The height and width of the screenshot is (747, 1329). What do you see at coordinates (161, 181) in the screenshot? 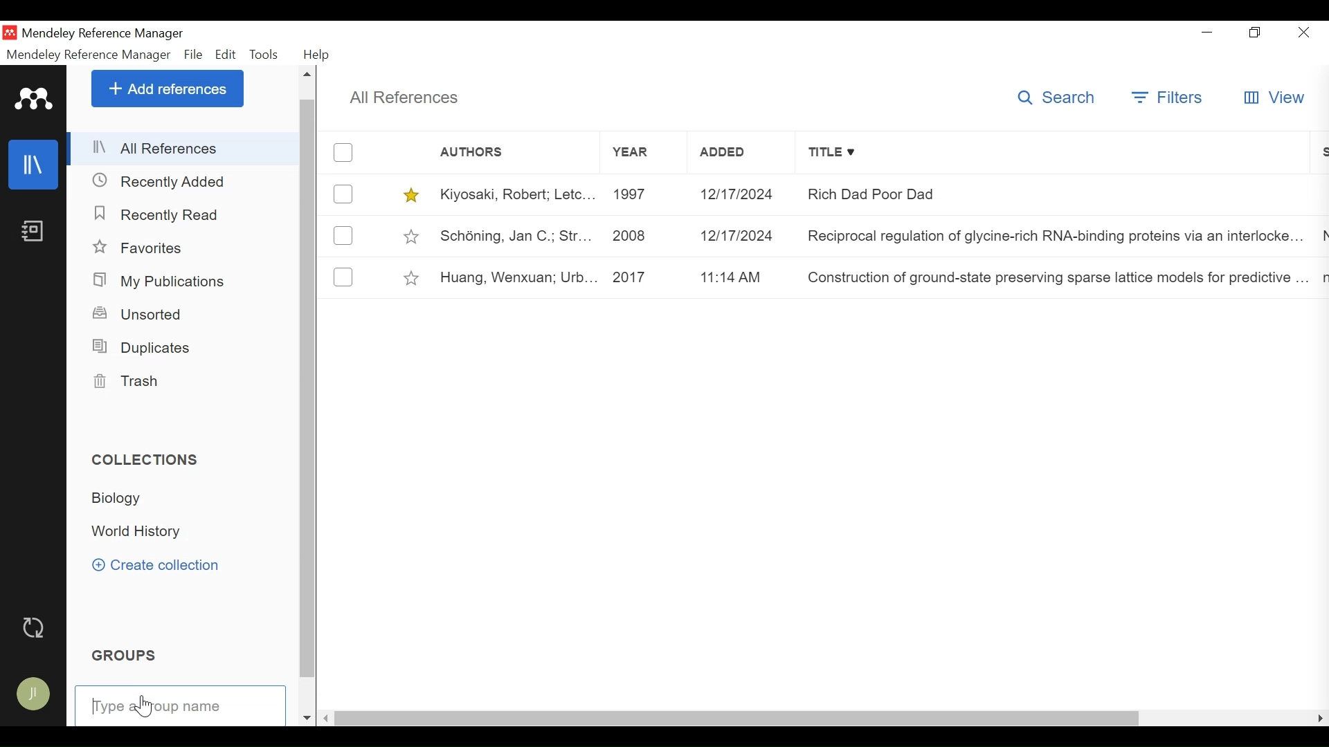
I see `Recently Added` at bounding box center [161, 181].